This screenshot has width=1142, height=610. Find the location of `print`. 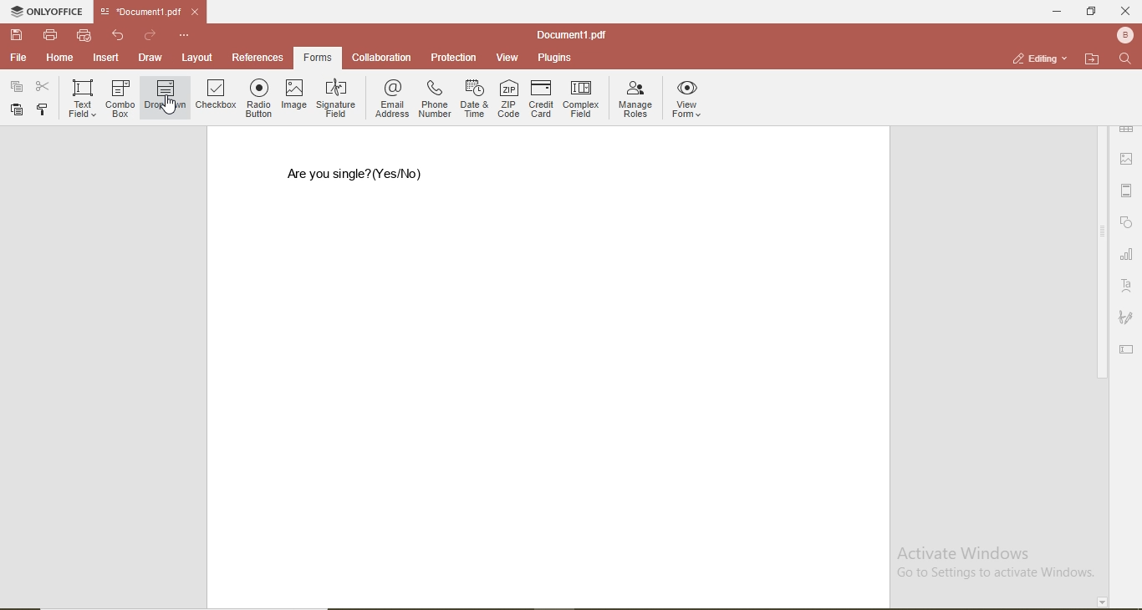

print is located at coordinates (52, 36).